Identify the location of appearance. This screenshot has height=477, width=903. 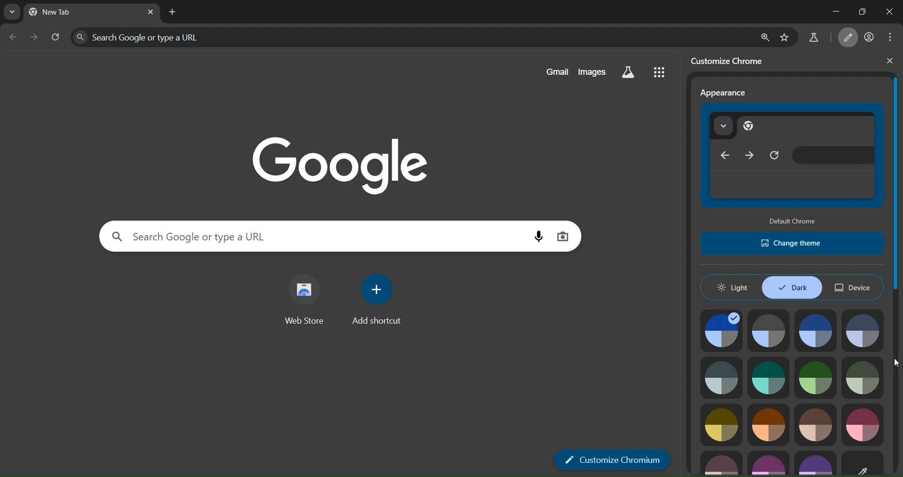
(724, 92).